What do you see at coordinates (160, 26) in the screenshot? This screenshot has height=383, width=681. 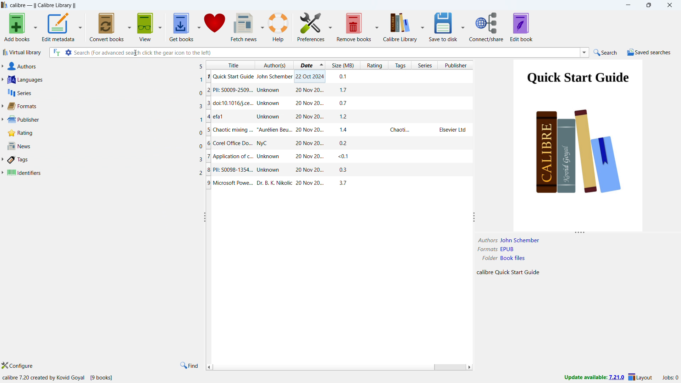 I see `view options` at bounding box center [160, 26].